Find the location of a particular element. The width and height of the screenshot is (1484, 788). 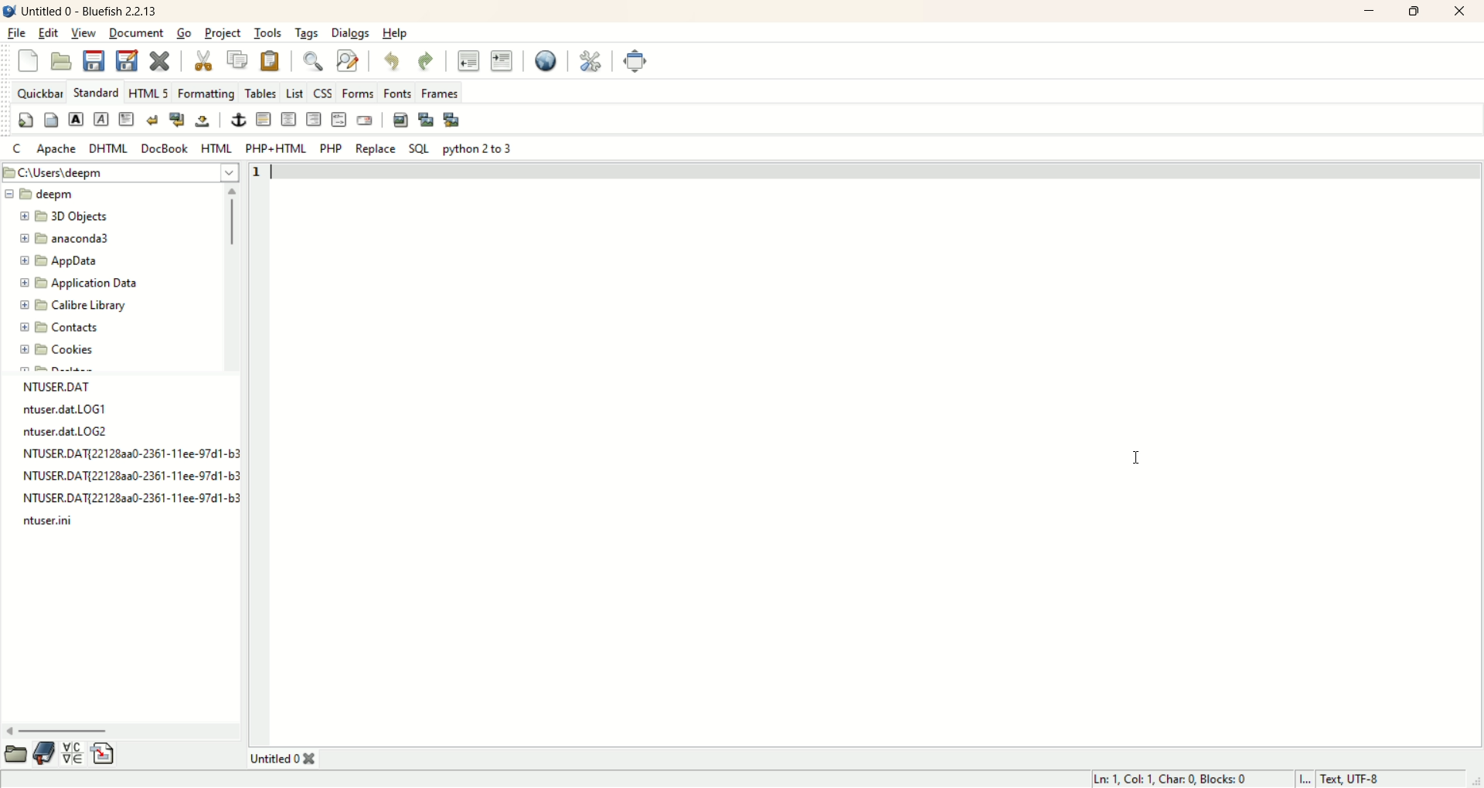

preview in browser is located at coordinates (544, 60).